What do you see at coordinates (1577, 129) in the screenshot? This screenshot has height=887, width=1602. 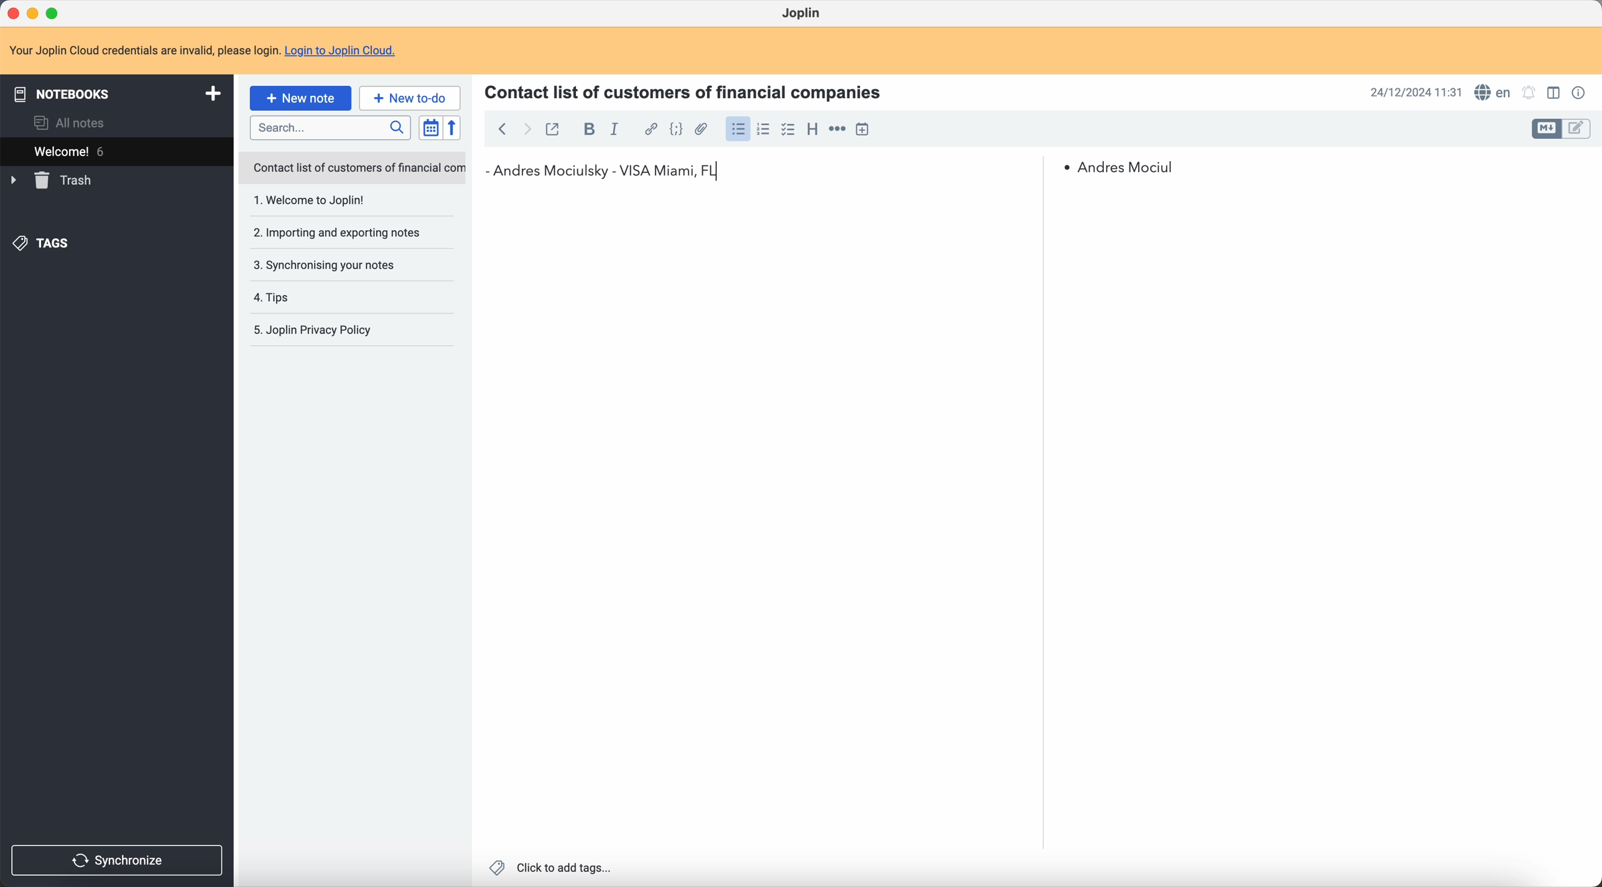 I see `toggle edit layout` at bounding box center [1577, 129].